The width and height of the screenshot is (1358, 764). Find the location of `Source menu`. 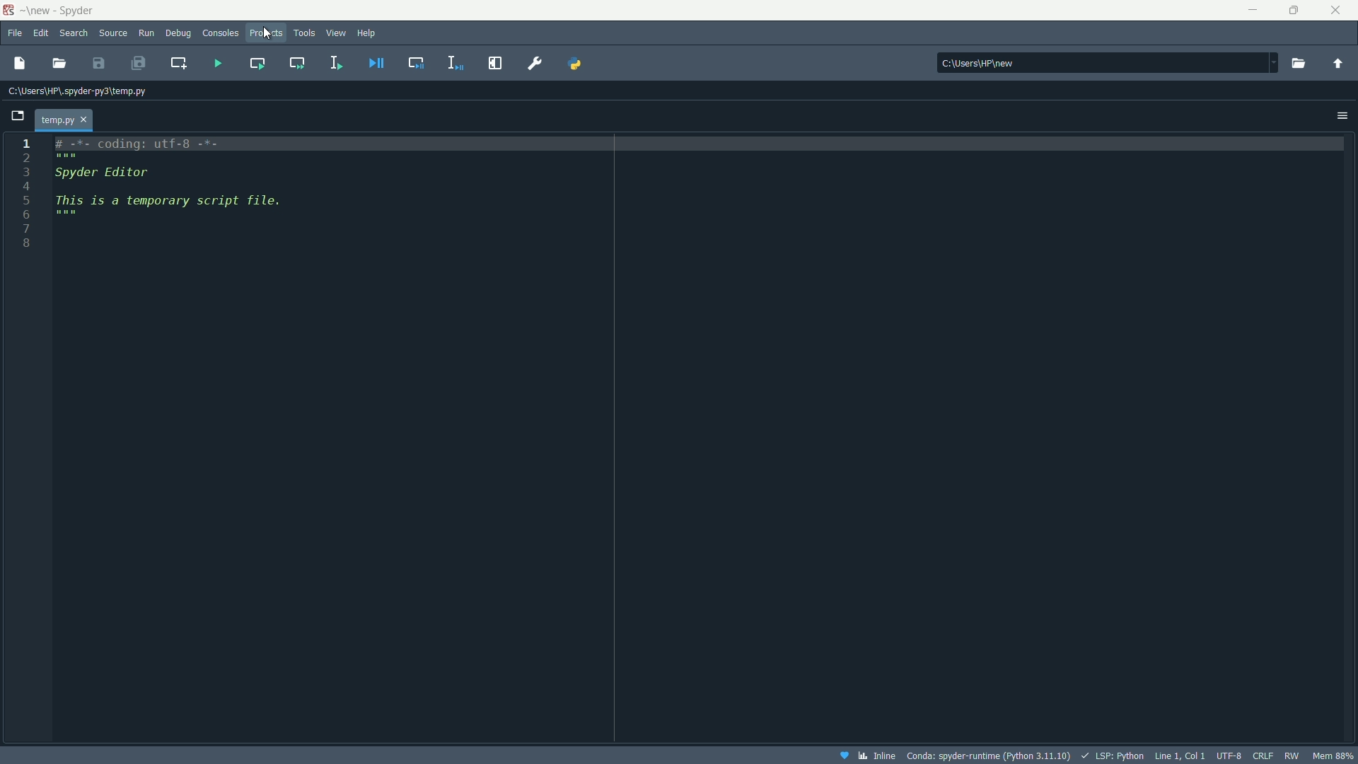

Source menu is located at coordinates (111, 35).